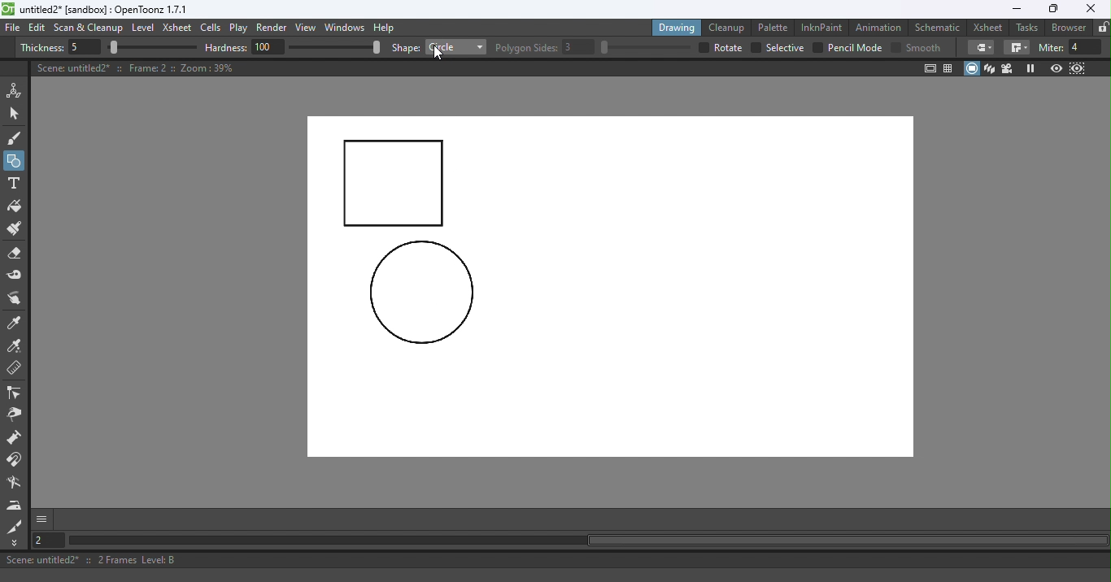 The width and height of the screenshot is (1111, 582). Describe the element at coordinates (14, 417) in the screenshot. I see `Pinch tool` at that location.